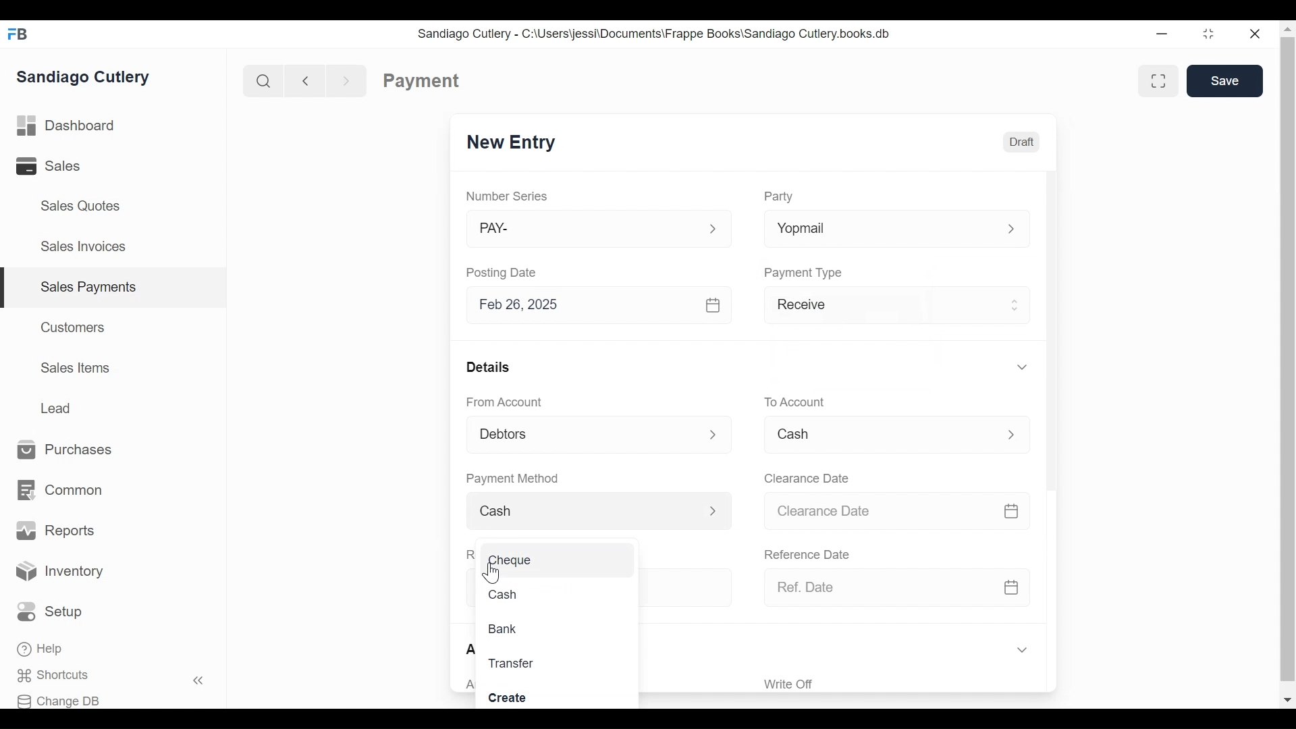 The height and width of the screenshot is (729, 1296). Describe the element at coordinates (1011, 228) in the screenshot. I see `Expand` at that location.